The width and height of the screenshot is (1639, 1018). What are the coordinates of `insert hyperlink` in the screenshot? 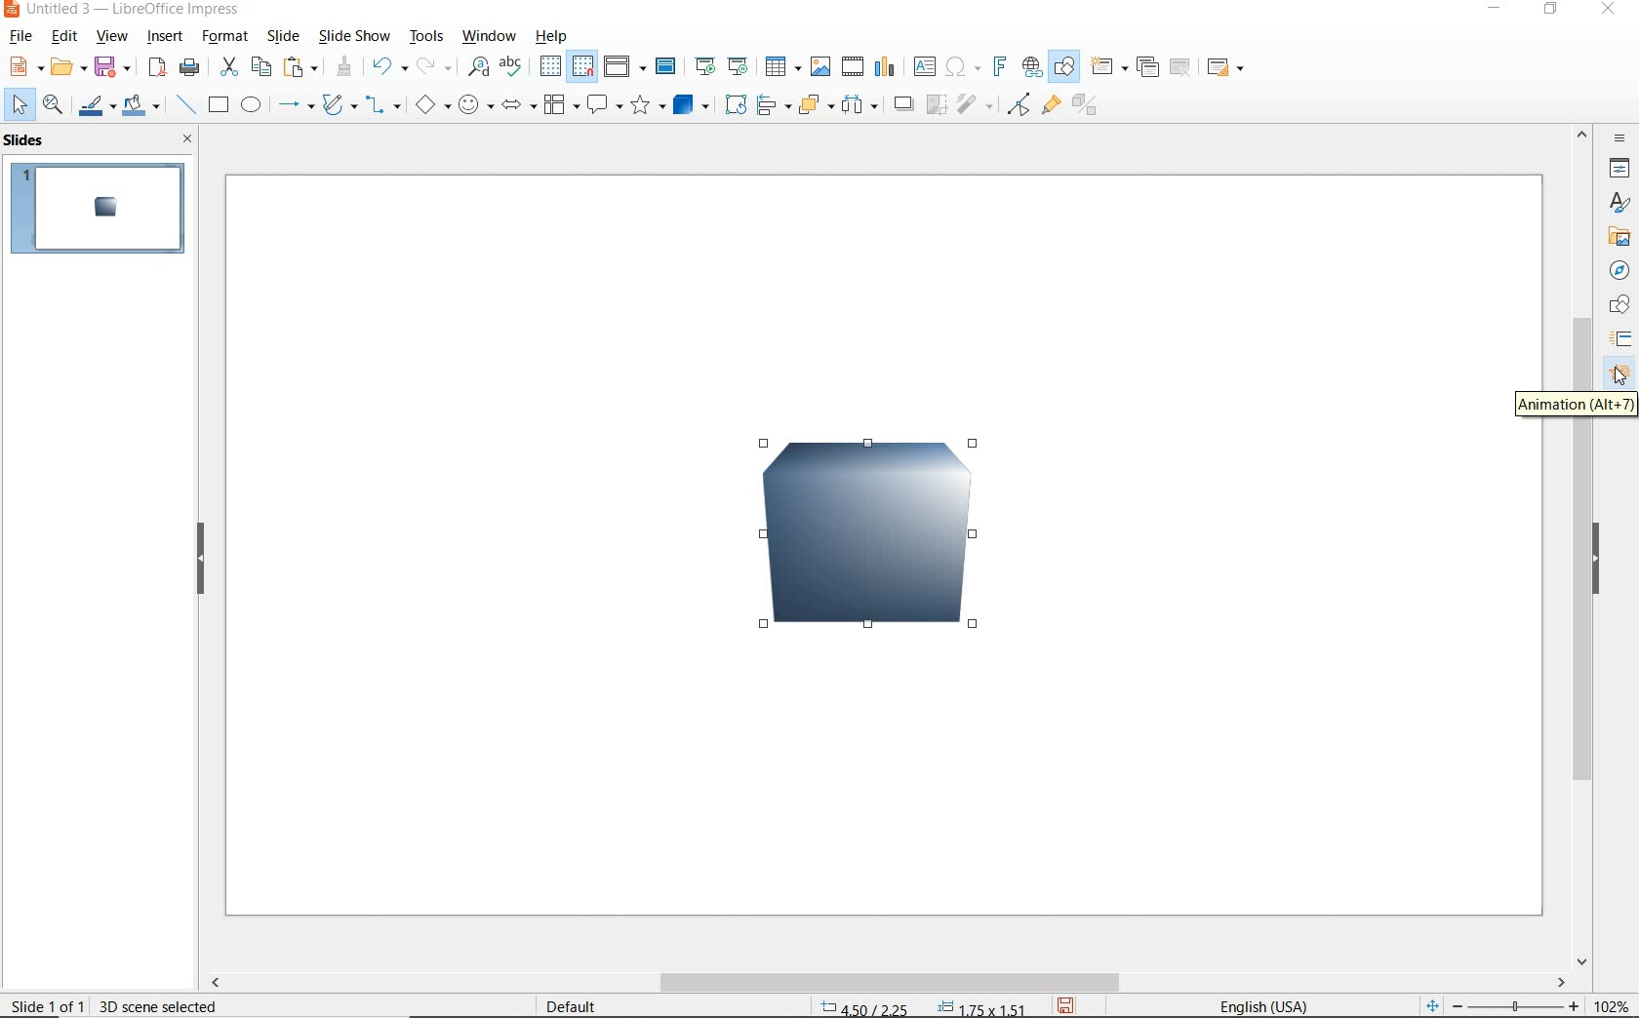 It's located at (1029, 66).